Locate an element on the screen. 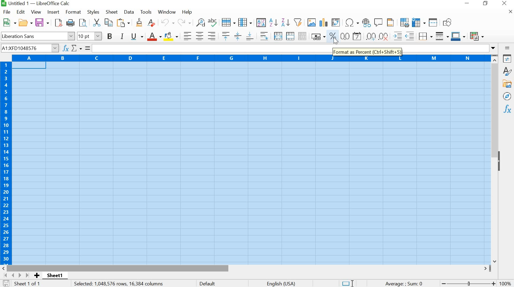 The height and width of the screenshot is (287, 514). Clone formatting is located at coordinates (139, 23).